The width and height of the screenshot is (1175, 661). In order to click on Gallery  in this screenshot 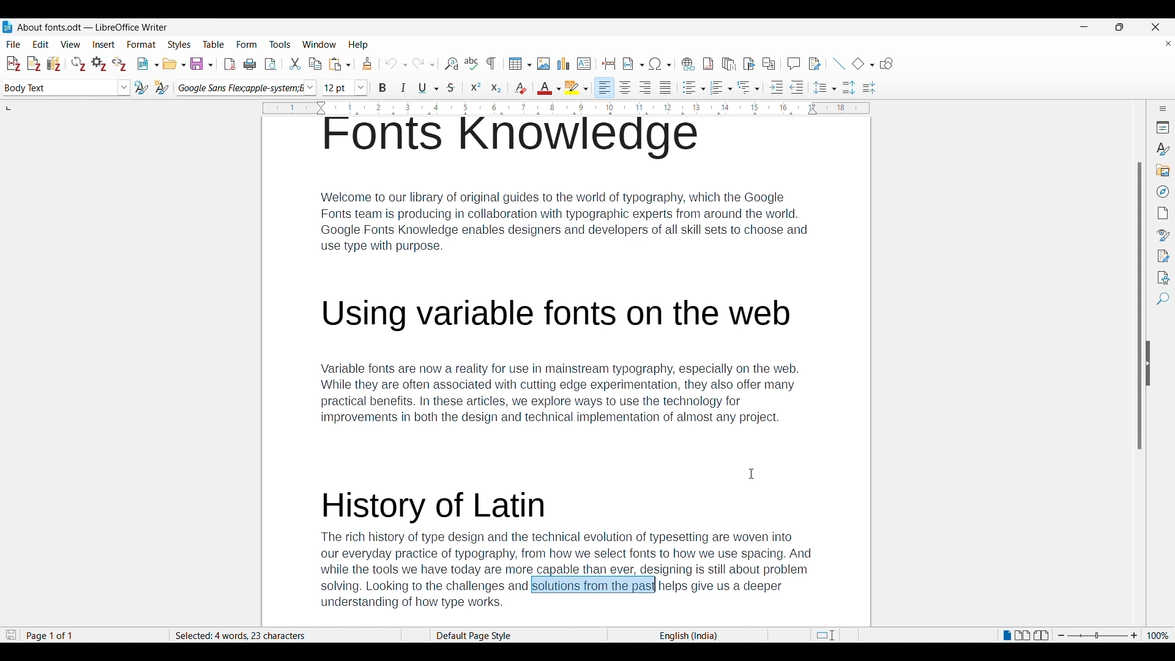, I will do `click(1162, 170)`.